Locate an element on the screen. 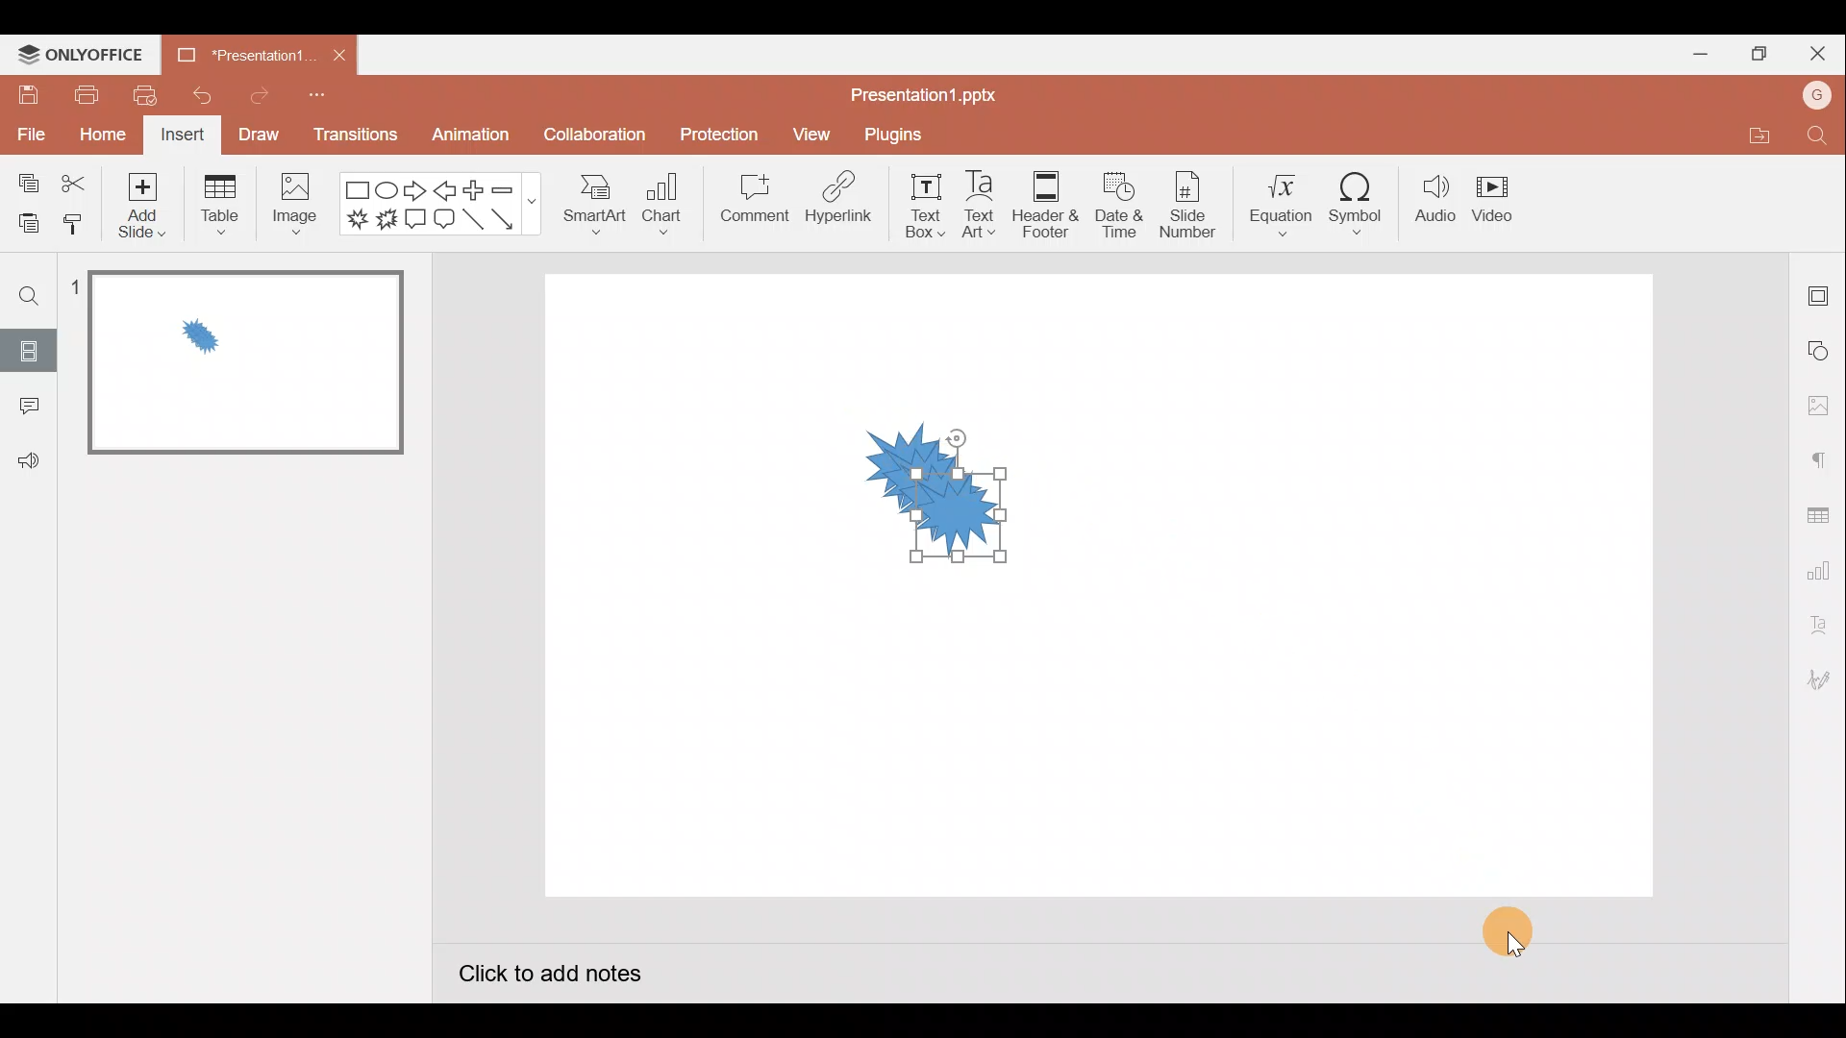 This screenshot has height=1038, width=1846. Chart is located at coordinates (670, 209).